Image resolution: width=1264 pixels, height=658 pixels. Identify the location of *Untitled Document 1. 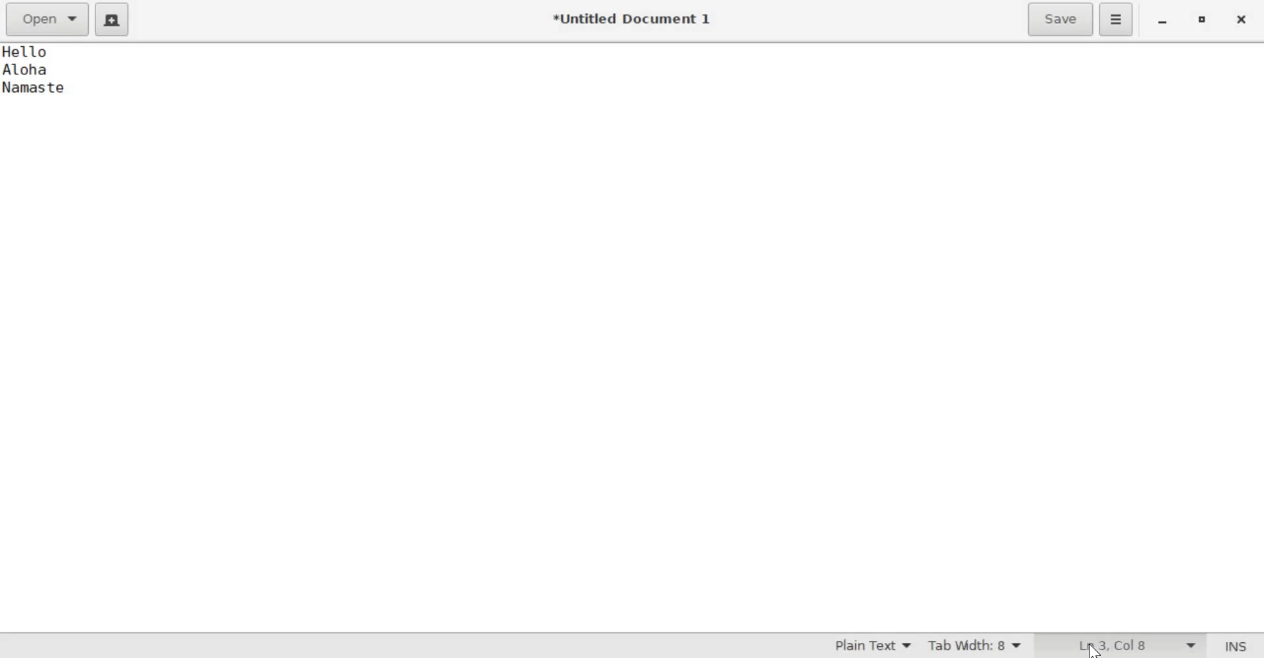
(631, 17).